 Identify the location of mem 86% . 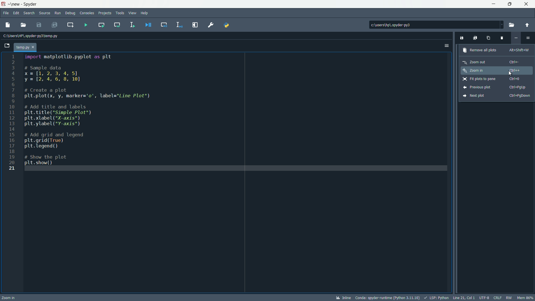
(525, 297).